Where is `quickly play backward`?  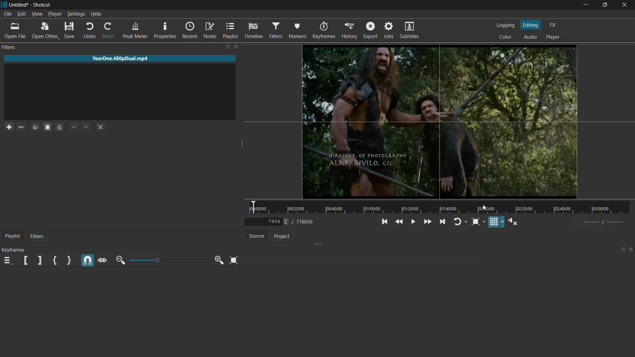 quickly play backward is located at coordinates (398, 221).